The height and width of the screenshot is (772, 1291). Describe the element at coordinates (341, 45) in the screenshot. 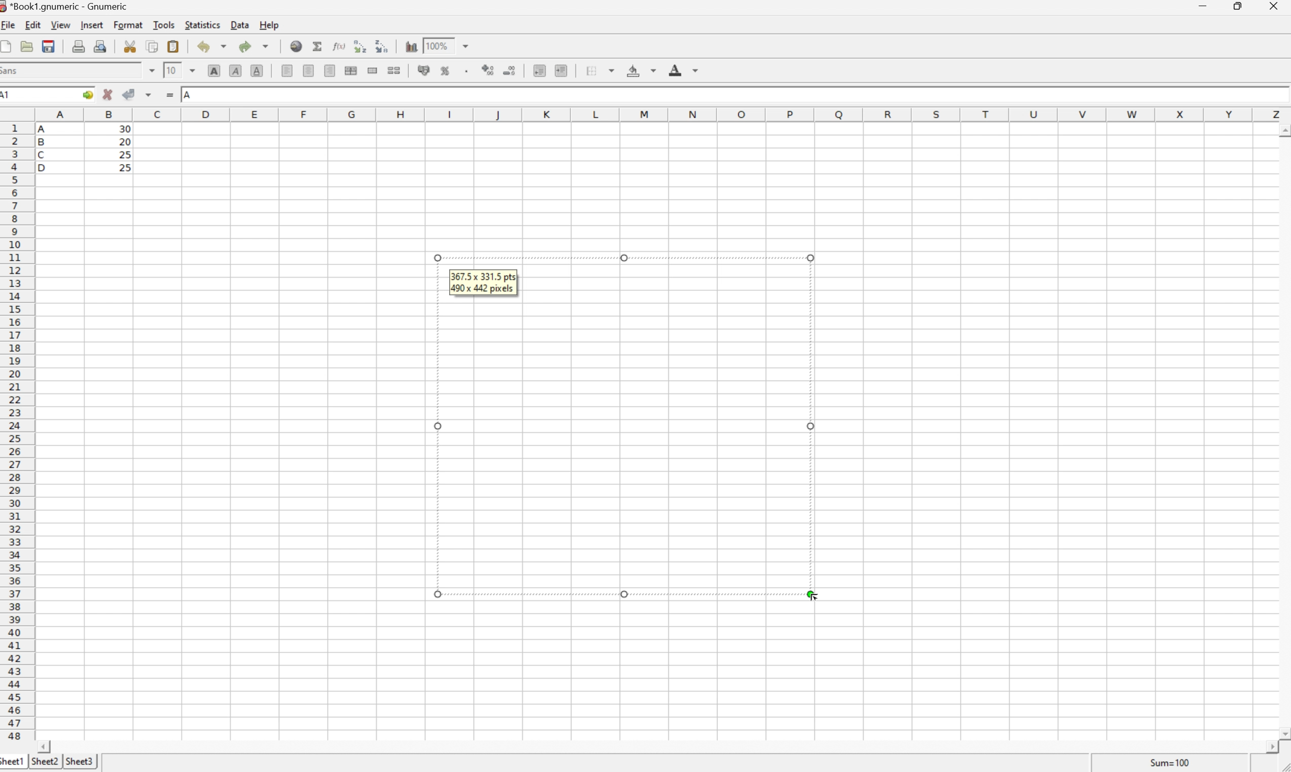

I see `Edit function in current cell` at that location.